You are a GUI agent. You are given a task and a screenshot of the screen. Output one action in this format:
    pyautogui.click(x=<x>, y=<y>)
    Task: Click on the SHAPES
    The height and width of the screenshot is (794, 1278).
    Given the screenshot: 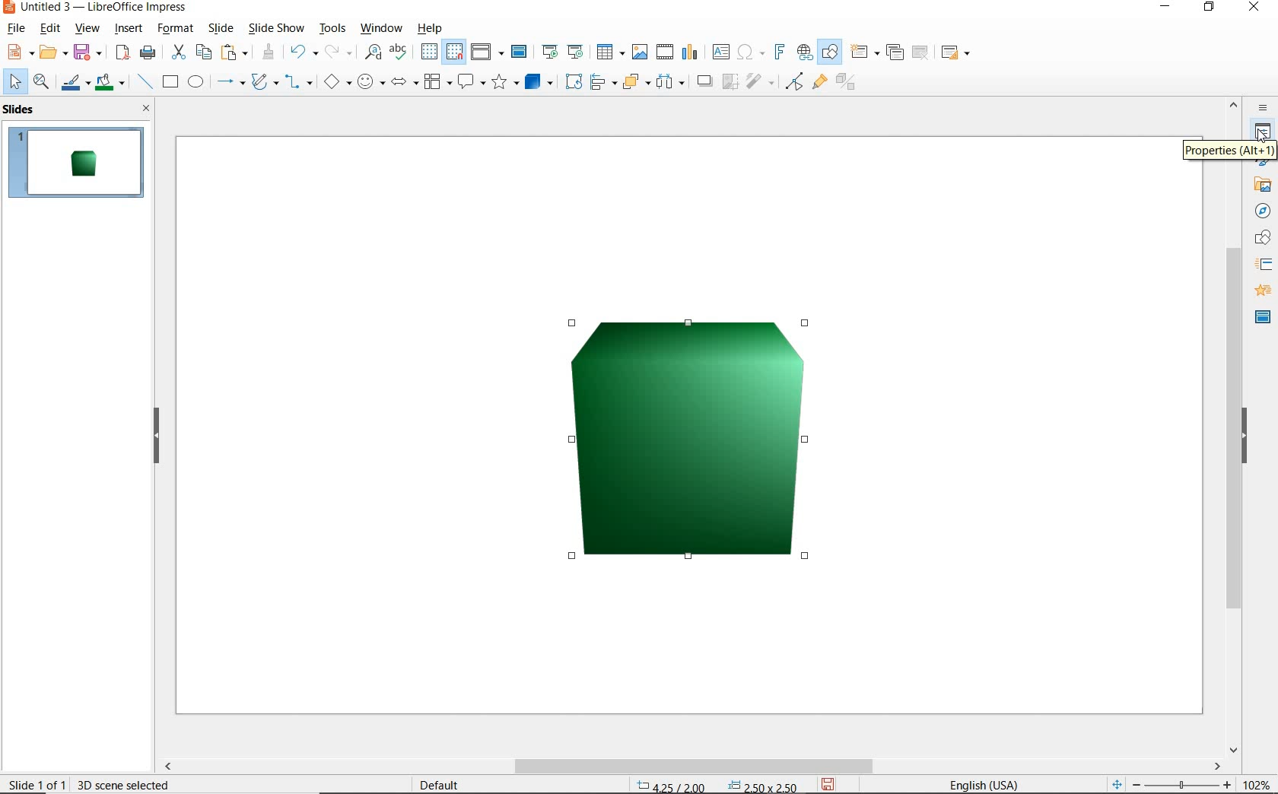 What is the action you would take?
    pyautogui.click(x=1261, y=238)
    